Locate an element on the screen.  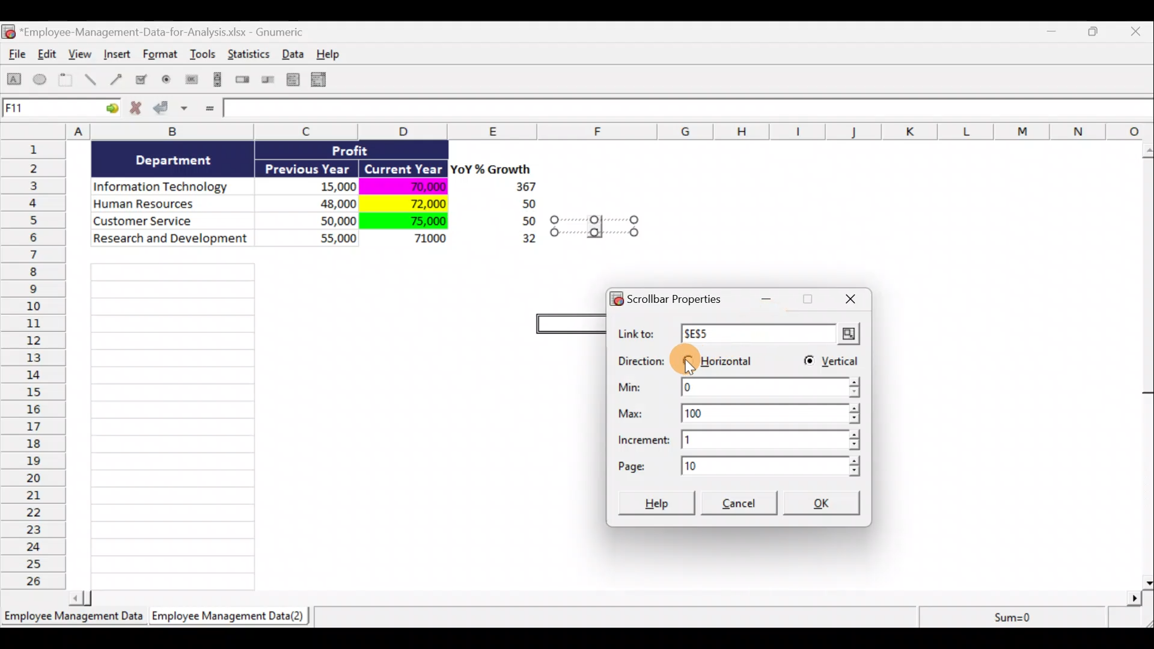
Scroll bar is located at coordinates (609, 596).